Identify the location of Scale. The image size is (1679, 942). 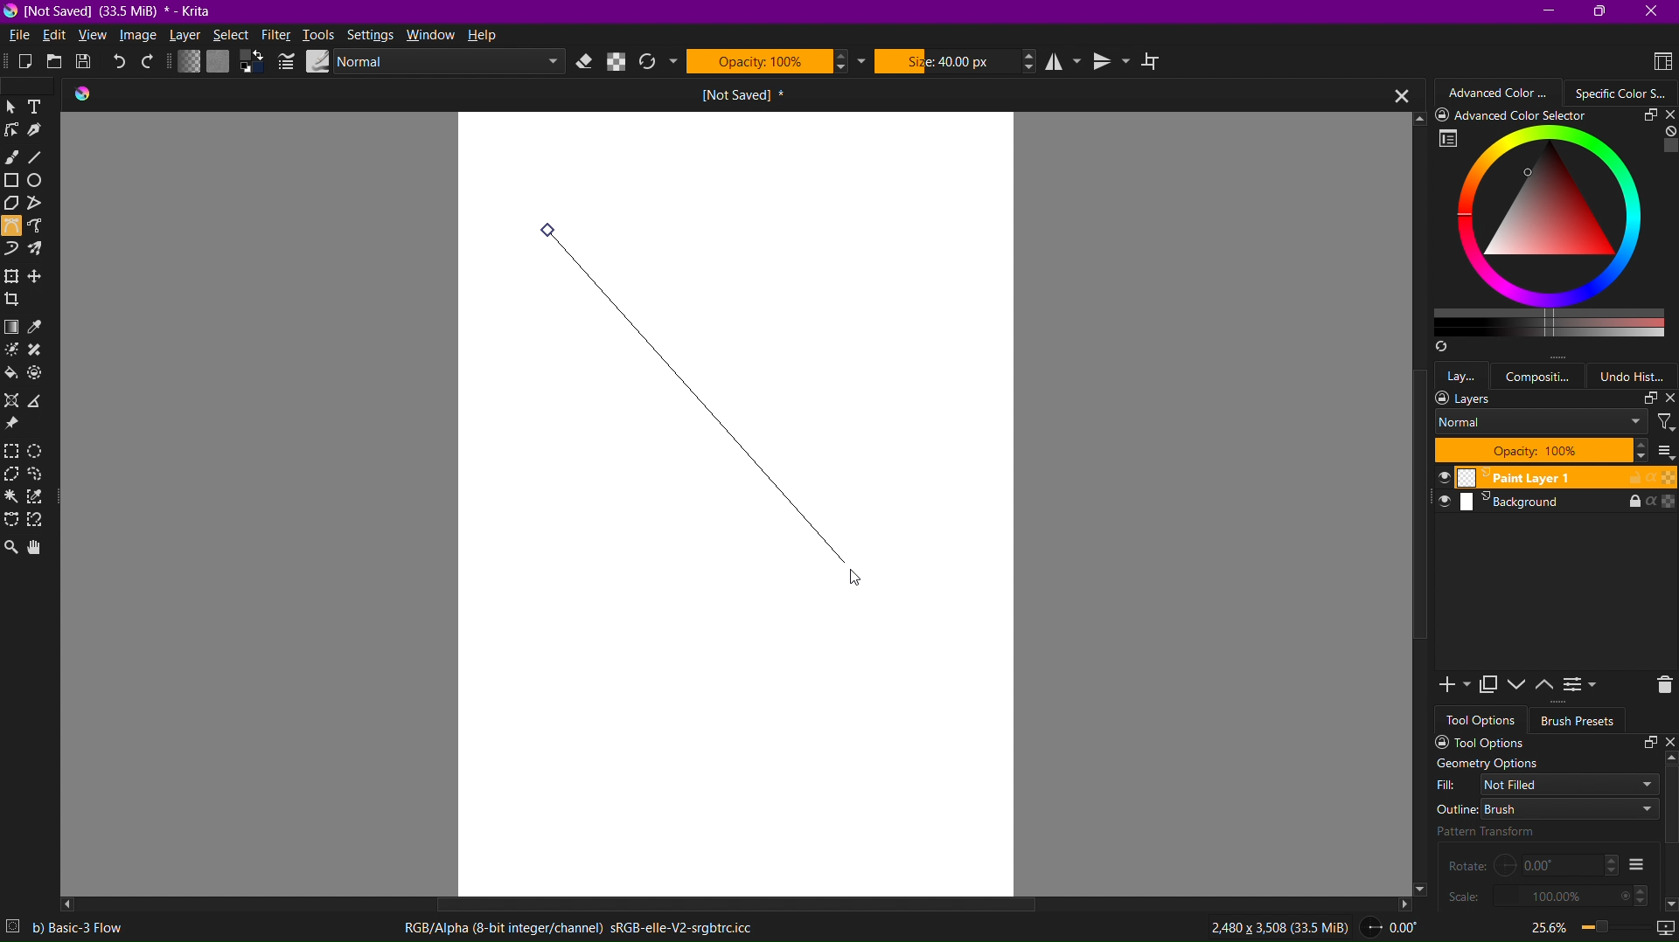
(1547, 896).